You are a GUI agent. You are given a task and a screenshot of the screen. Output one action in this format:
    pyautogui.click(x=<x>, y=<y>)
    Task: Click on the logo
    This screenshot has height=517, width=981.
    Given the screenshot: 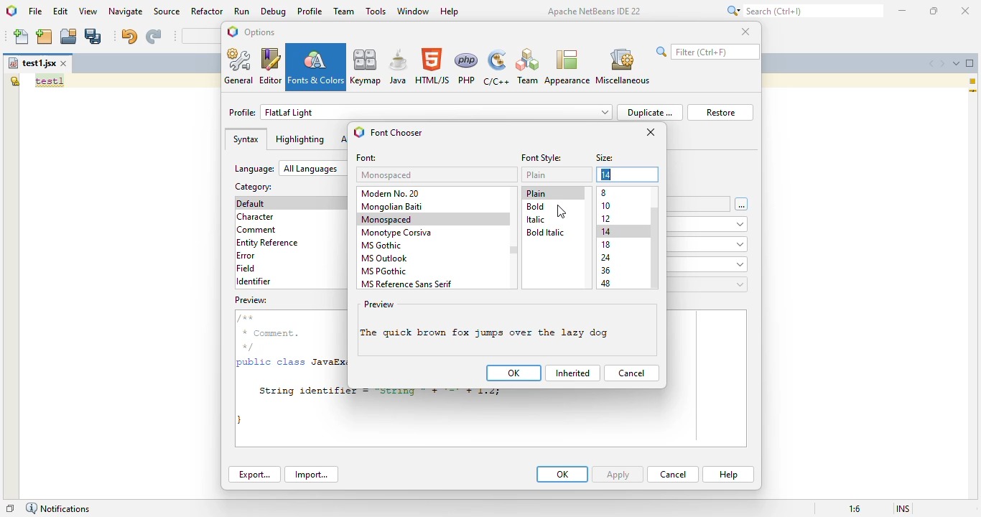 What is the action you would take?
    pyautogui.click(x=359, y=131)
    